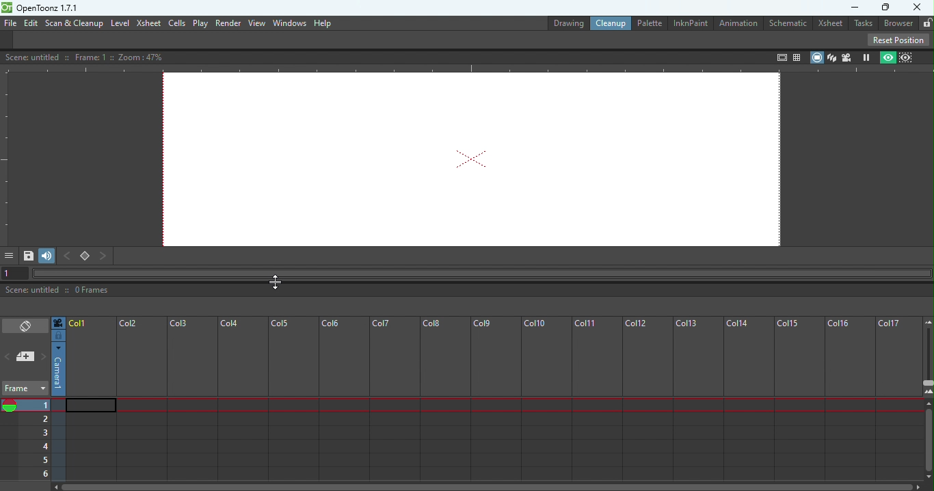  What do you see at coordinates (851, 8) in the screenshot?
I see `Minimize` at bounding box center [851, 8].